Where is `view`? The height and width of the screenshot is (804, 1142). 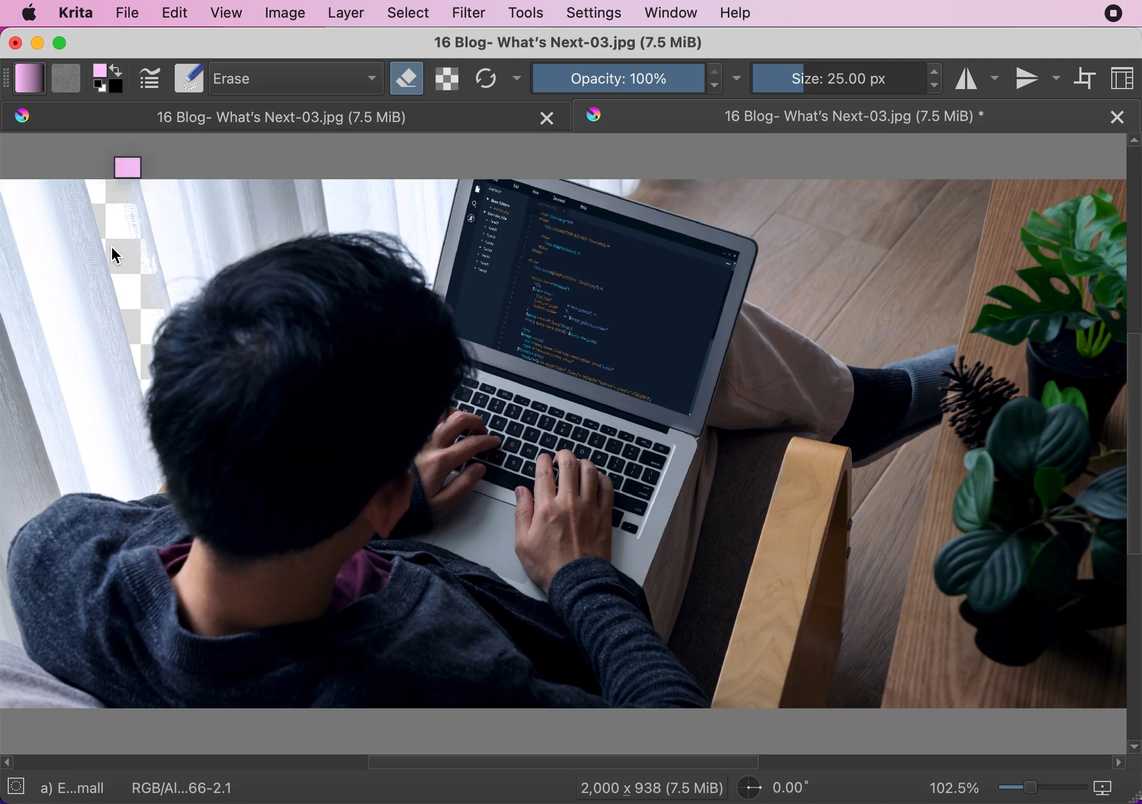 view is located at coordinates (228, 12).